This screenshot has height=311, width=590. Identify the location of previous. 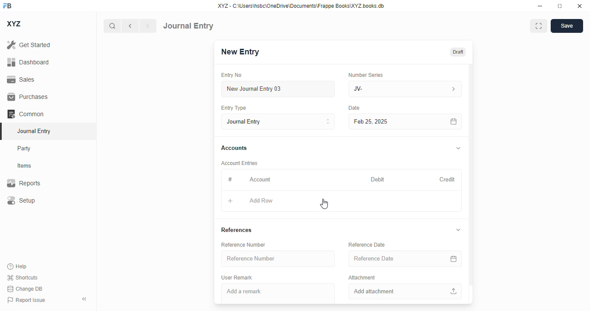
(130, 26).